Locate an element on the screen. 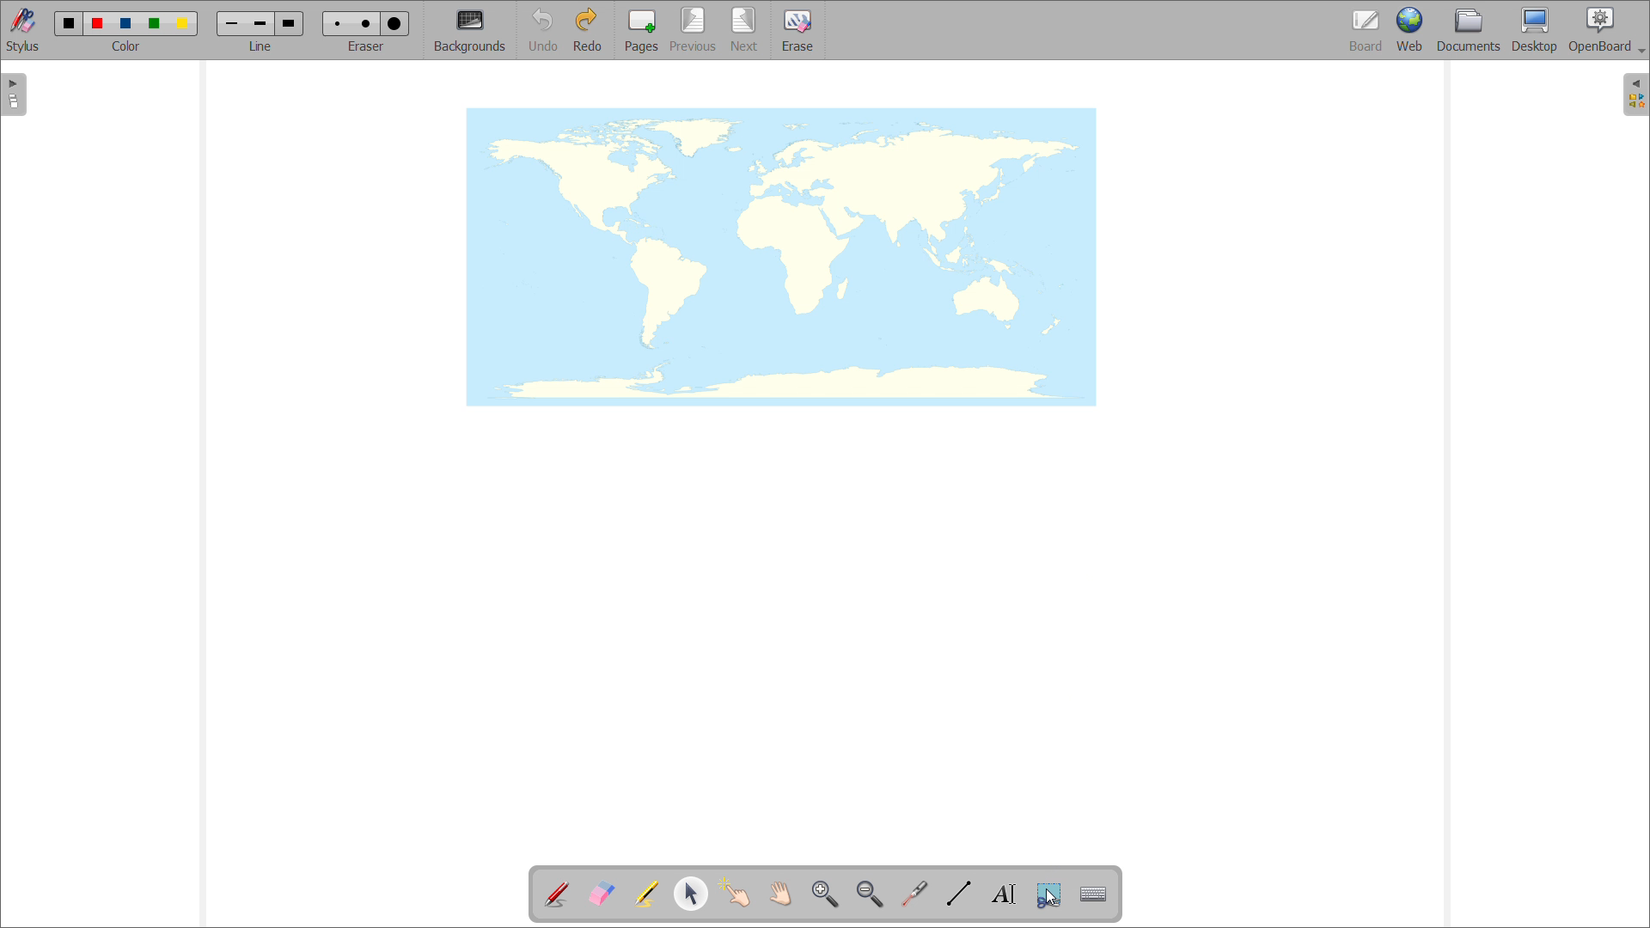  next page is located at coordinates (745, 29).